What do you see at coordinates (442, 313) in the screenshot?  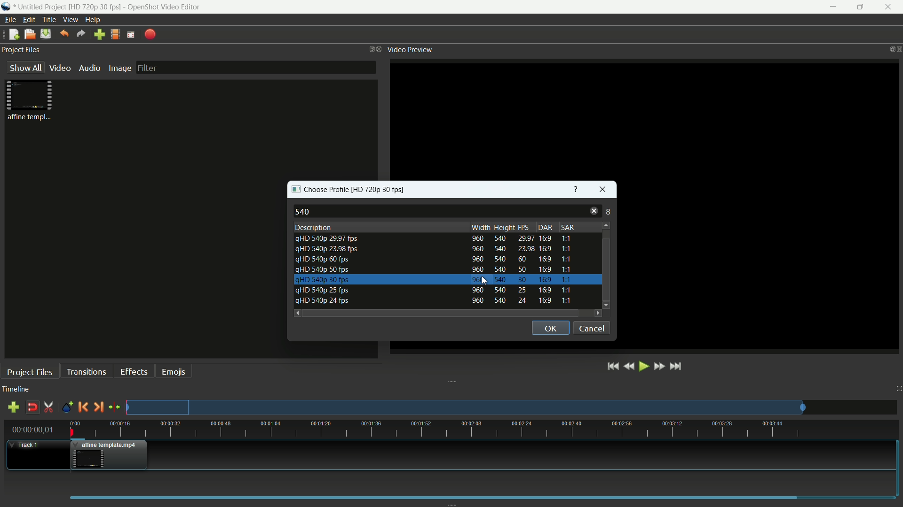 I see `scroll bar` at bounding box center [442, 313].